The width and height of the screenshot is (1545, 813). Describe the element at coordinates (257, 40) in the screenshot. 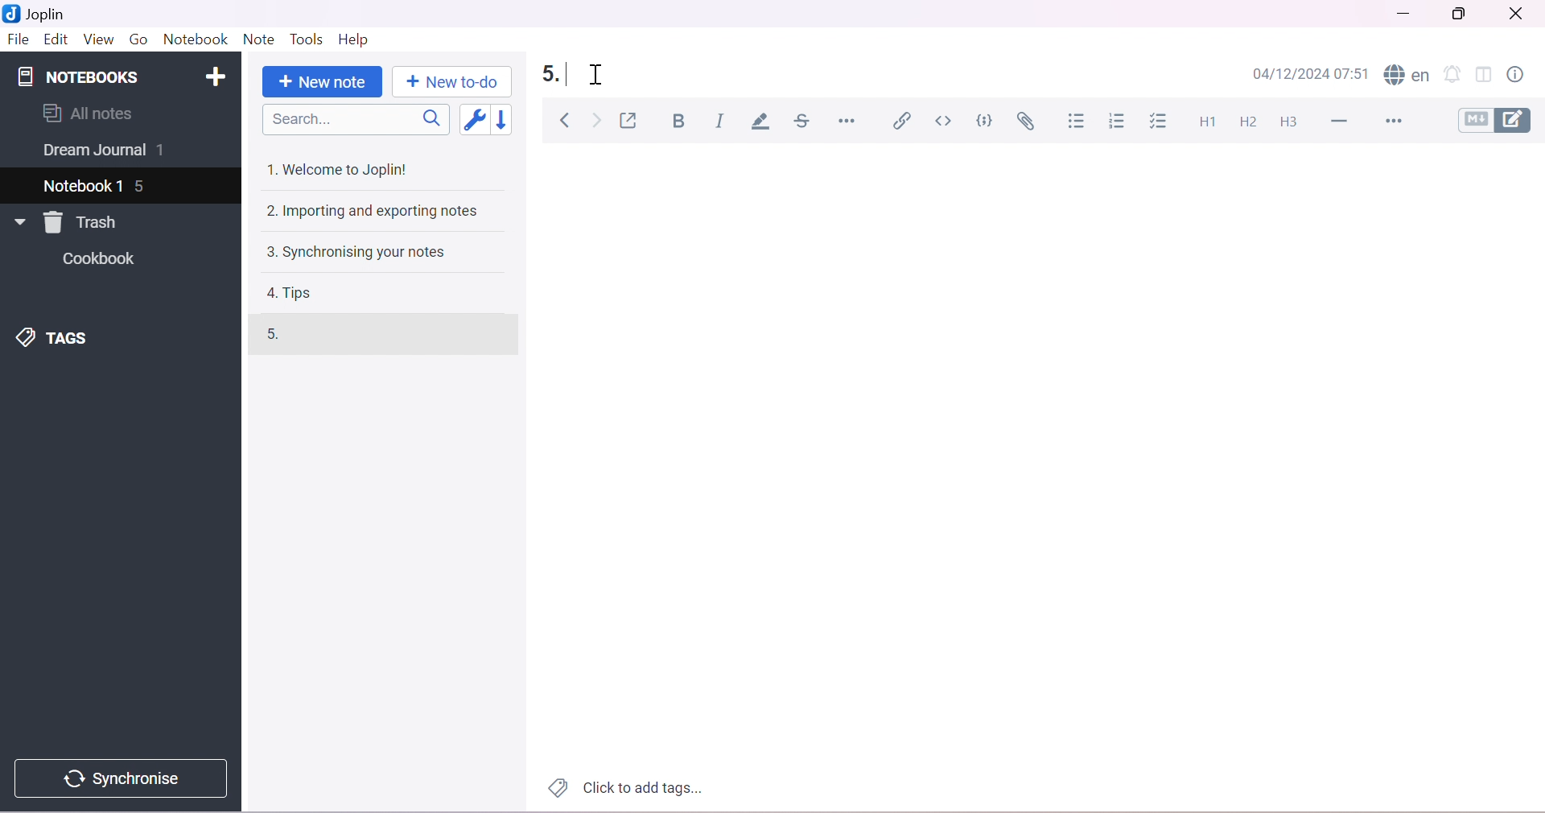

I see `Note` at that location.